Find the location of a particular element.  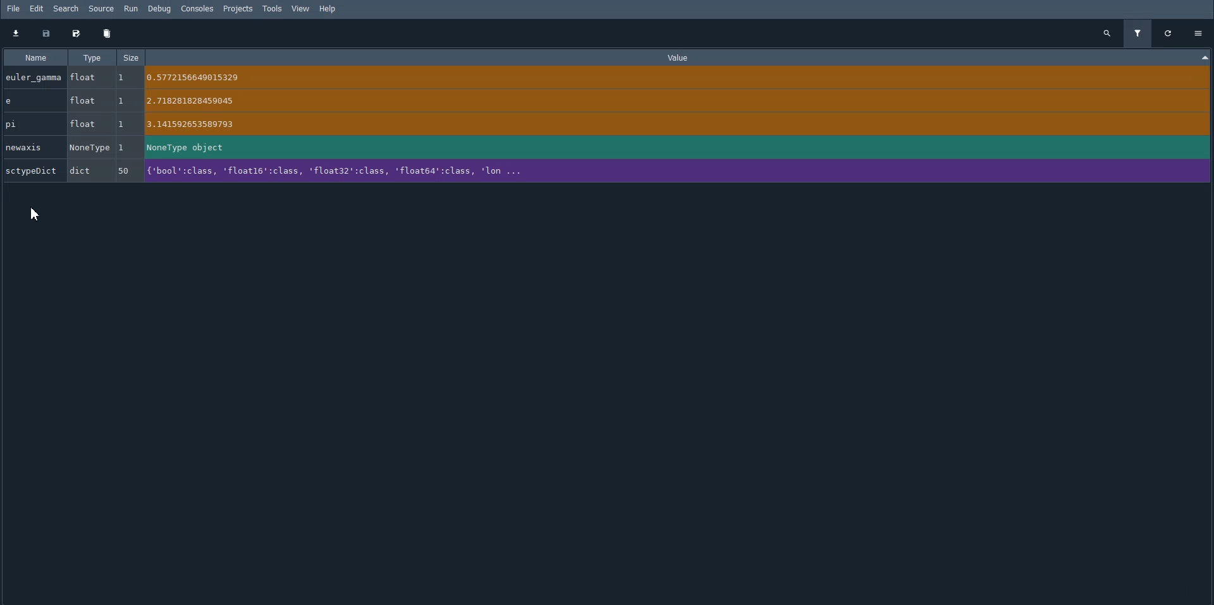

pi is located at coordinates (170, 125).